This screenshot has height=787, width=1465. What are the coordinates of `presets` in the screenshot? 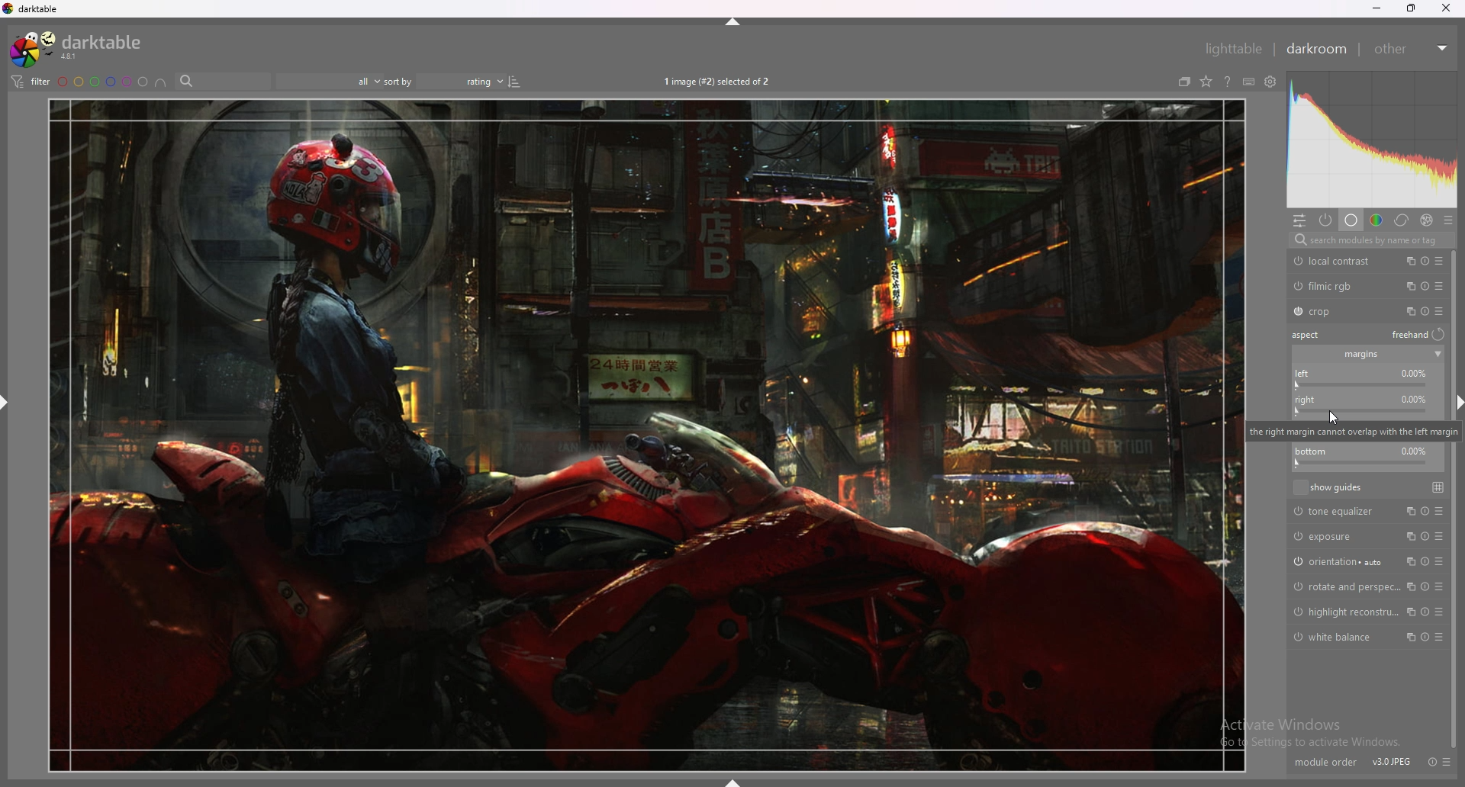 It's located at (1439, 512).